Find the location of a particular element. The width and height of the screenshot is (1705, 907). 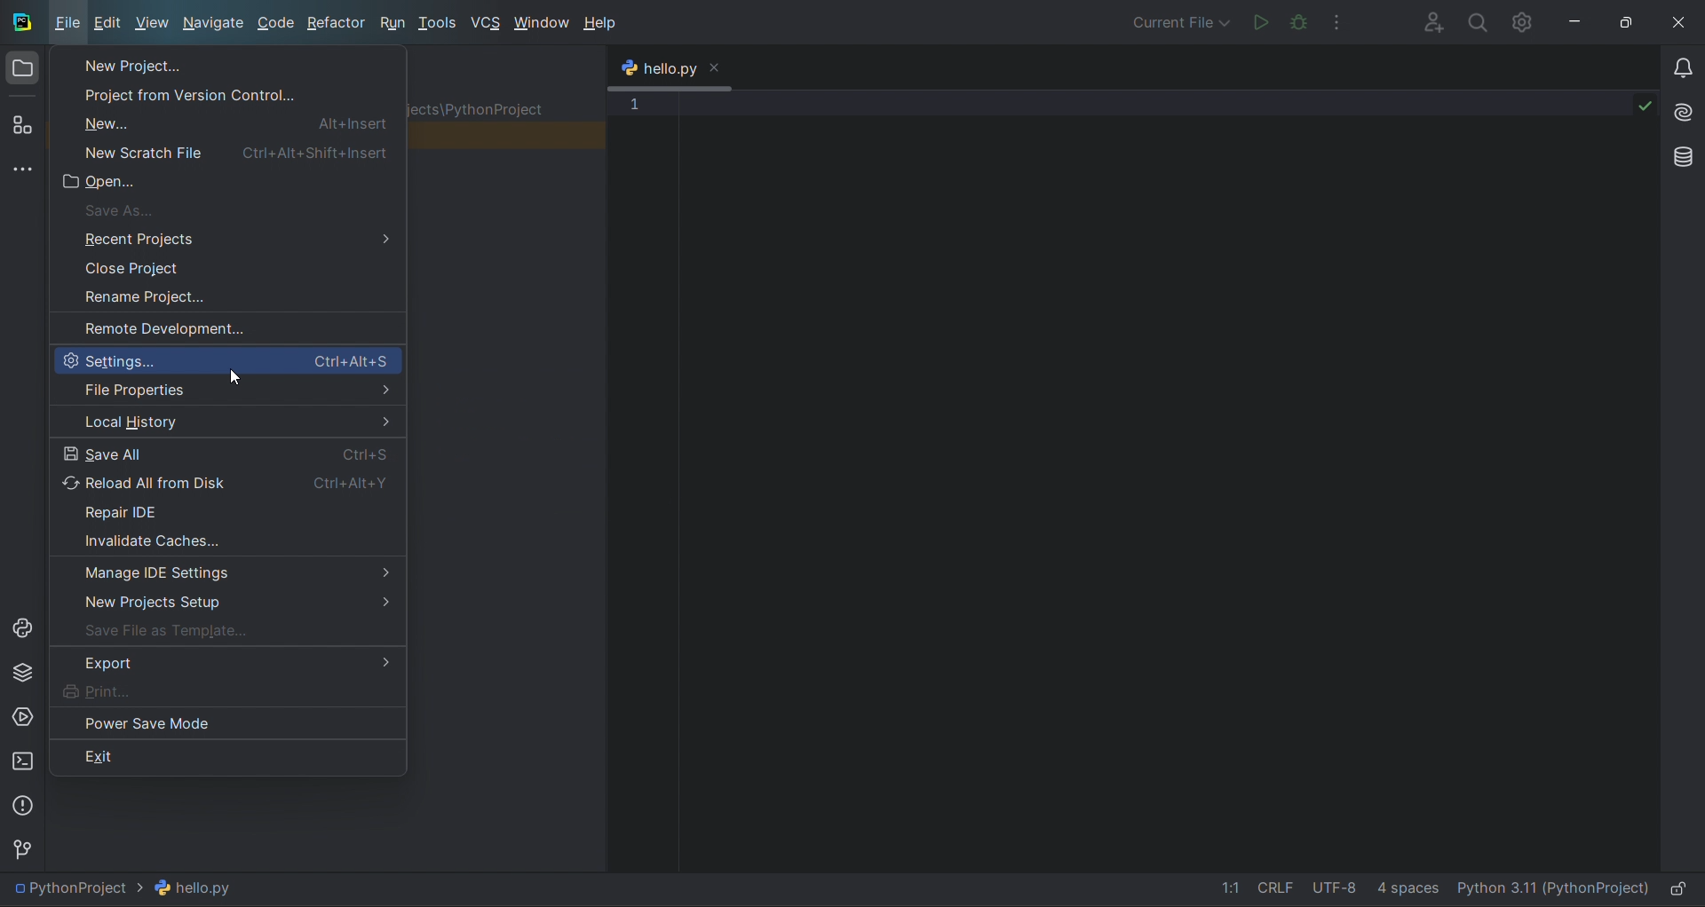

python package is located at coordinates (23, 673).